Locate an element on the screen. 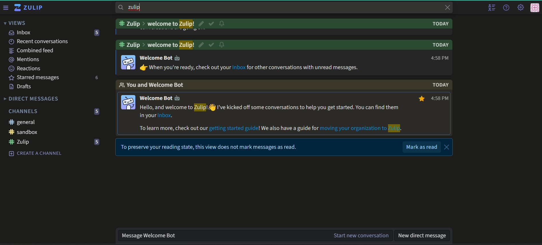  #Zulip is located at coordinates (23, 142).